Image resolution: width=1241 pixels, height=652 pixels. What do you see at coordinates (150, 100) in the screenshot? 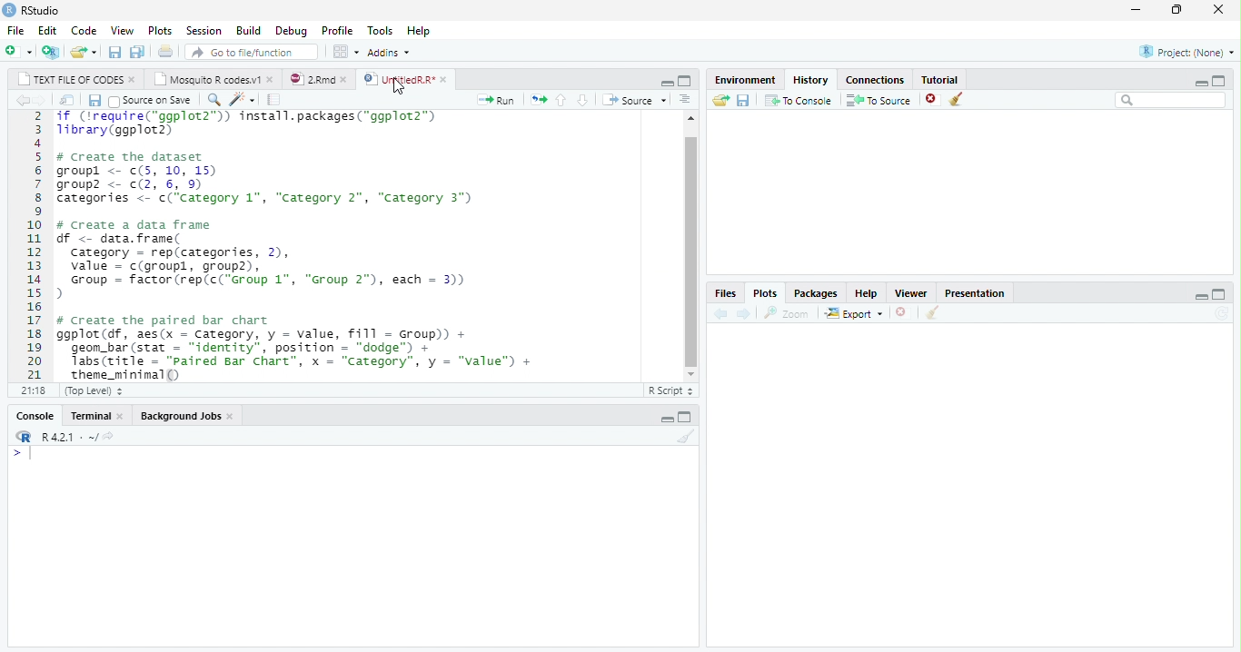
I see `source on save` at bounding box center [150, 100].